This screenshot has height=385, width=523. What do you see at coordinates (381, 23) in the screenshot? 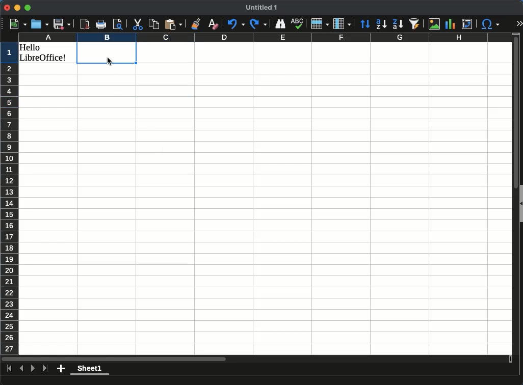
I see `ascending` at bounding box center [381, 23].